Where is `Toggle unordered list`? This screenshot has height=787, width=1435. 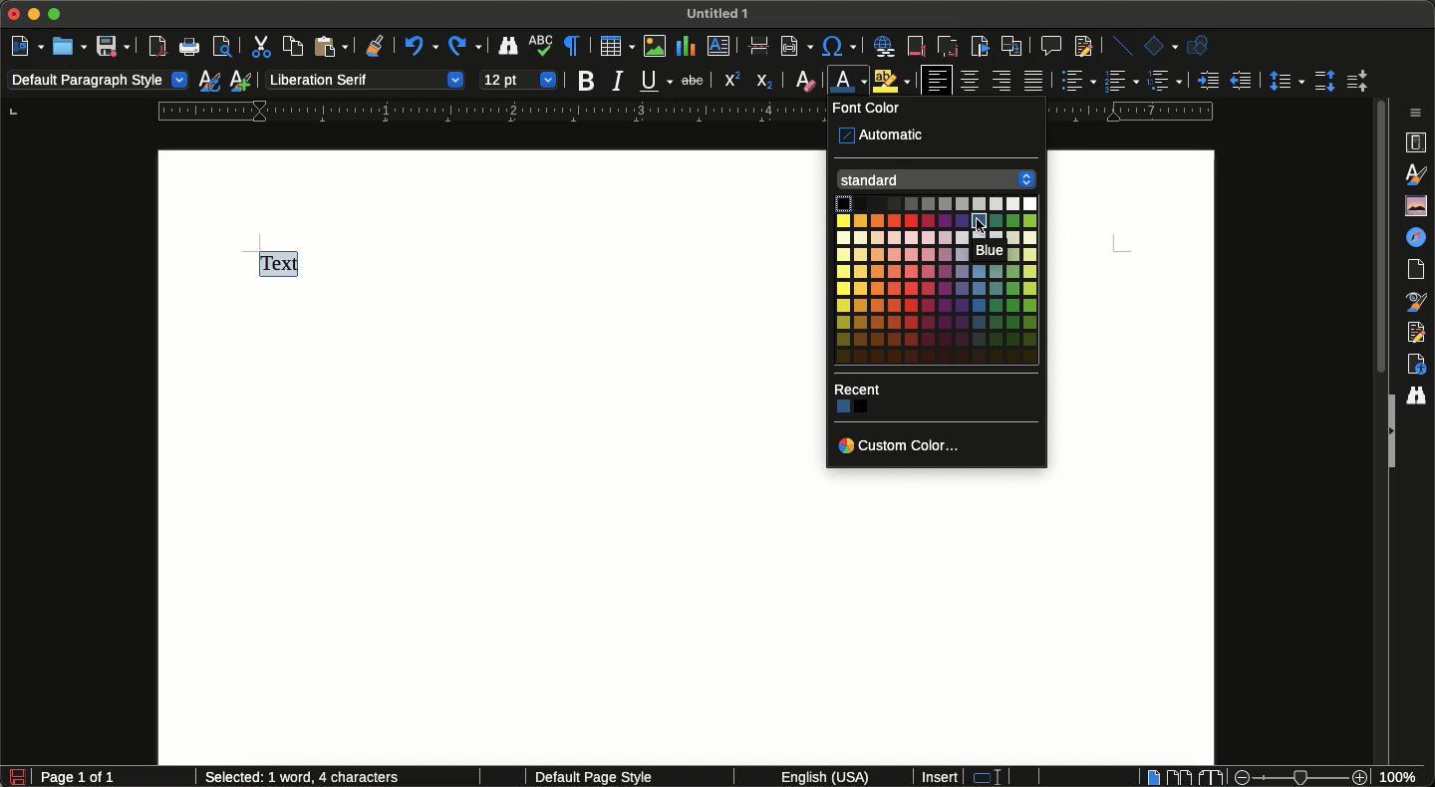 Toggle unordered list is located at coordinates (1074, 81).